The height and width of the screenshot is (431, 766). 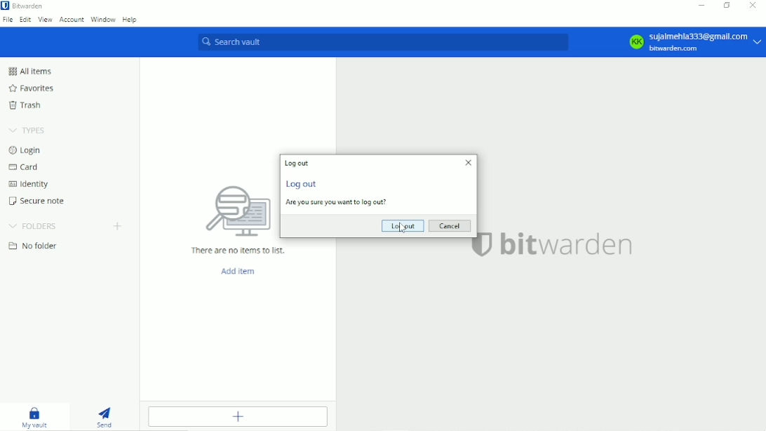 I want to click on Send, so click(x=104, y=416).